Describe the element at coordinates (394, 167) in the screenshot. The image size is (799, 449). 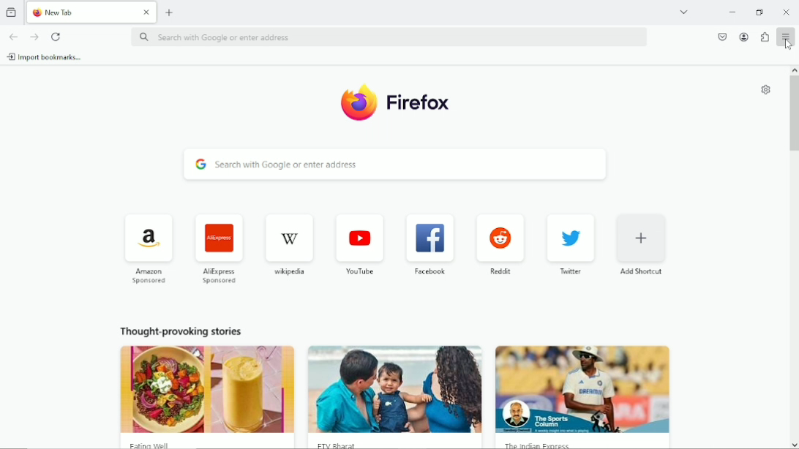
I see `search with Google or enter address` at that location.